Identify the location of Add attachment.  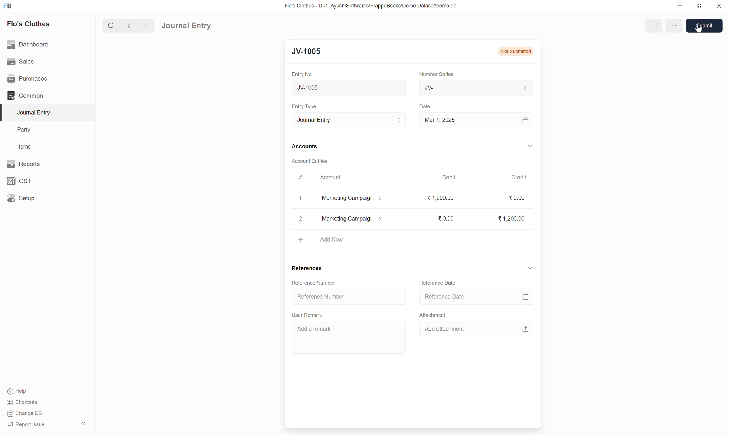
(449, 329).